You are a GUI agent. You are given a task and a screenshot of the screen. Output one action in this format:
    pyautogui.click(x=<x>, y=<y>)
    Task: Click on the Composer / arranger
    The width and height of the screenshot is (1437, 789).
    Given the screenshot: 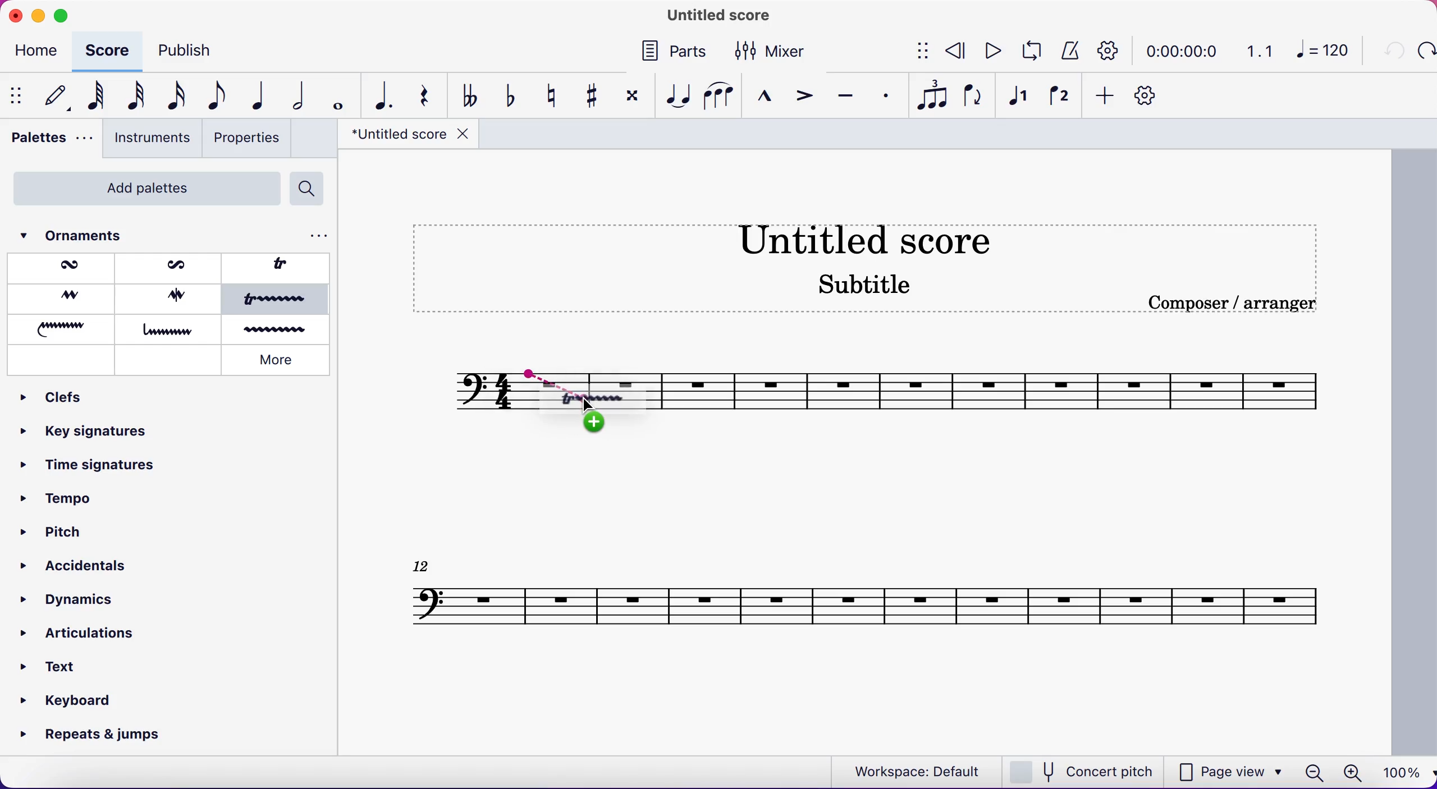 What is the action you would take?
    pyautogui.click(x=1244, y=303)
    